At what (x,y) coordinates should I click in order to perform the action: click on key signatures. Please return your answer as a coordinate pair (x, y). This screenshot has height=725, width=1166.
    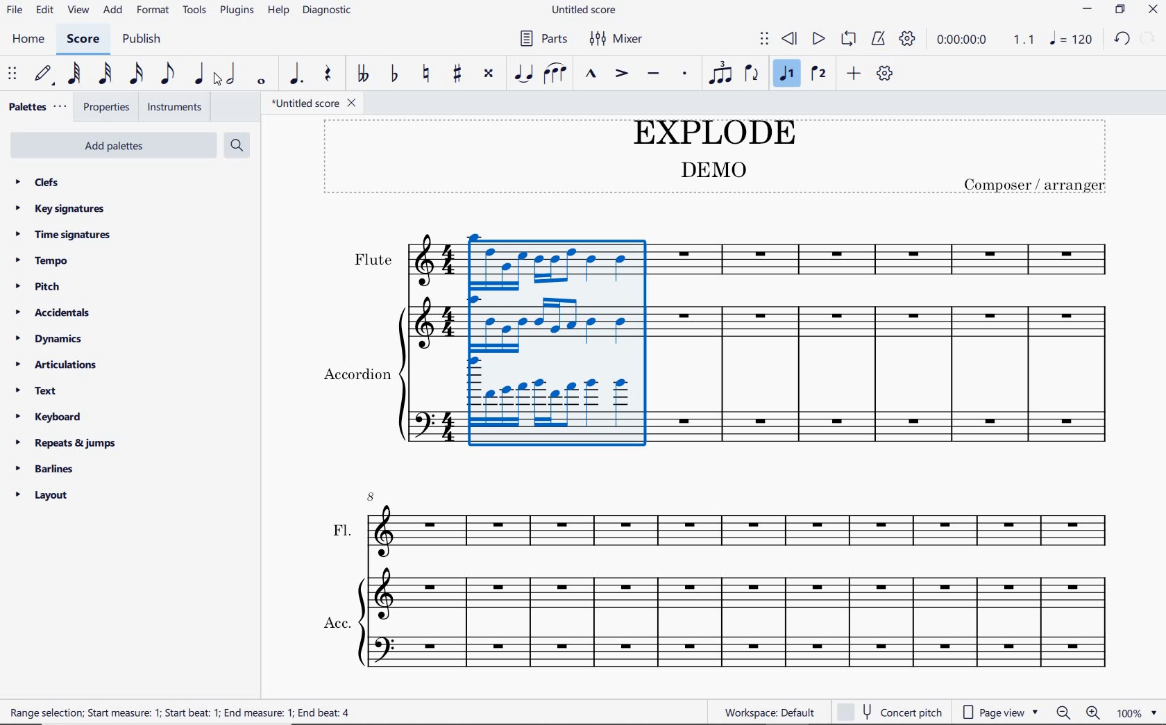
    Looking at the image, I should click on (60, 208).